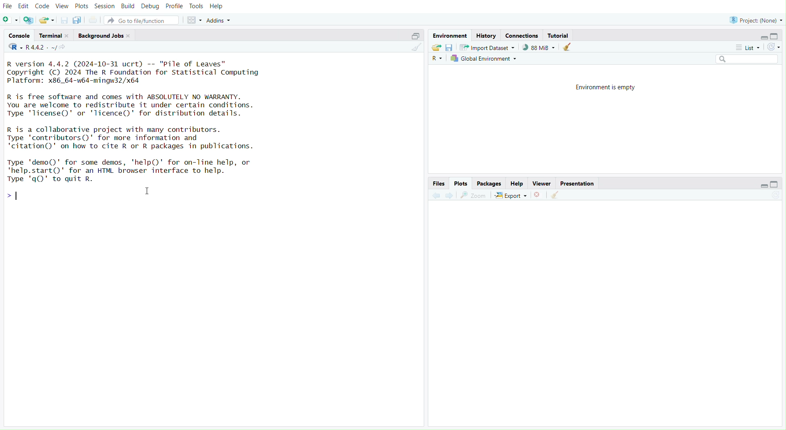 Image resolution: width=786 pixels, height=430 pixels. Describe the element at coordinates (105, 6) in the screenshot. I see `Session` at that location.